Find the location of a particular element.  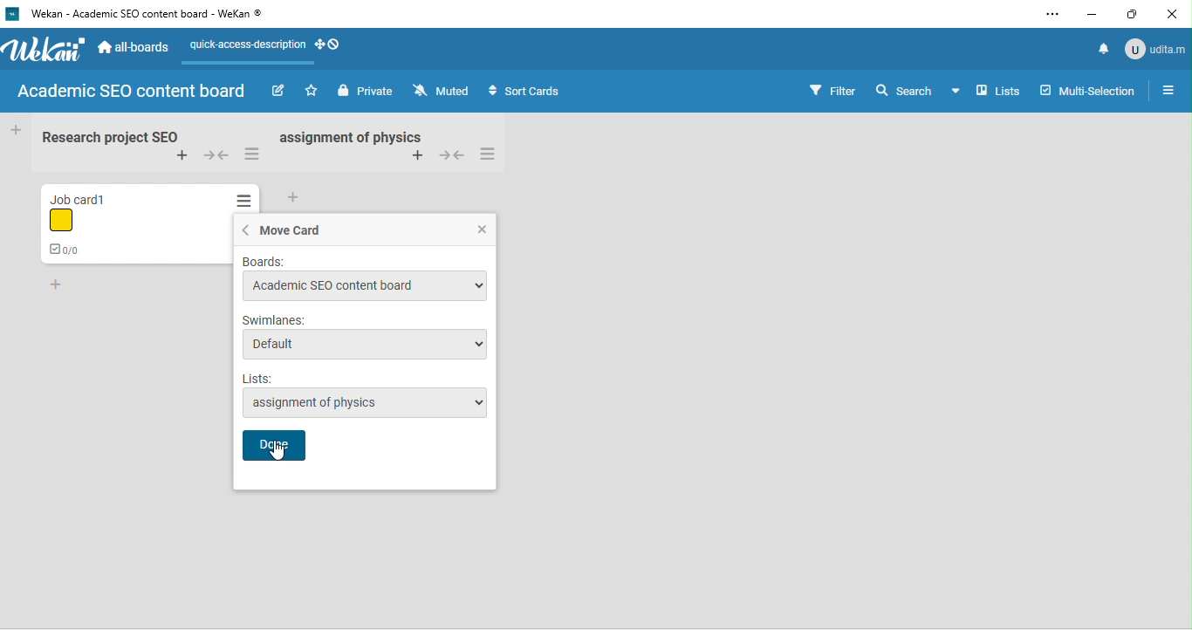

edit is located at coordinates (280, 91).